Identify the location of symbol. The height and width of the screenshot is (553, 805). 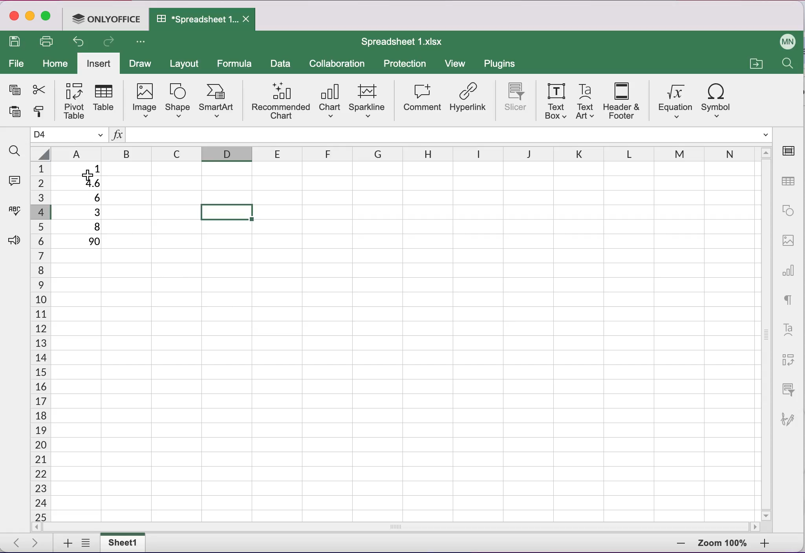
(719, 100).